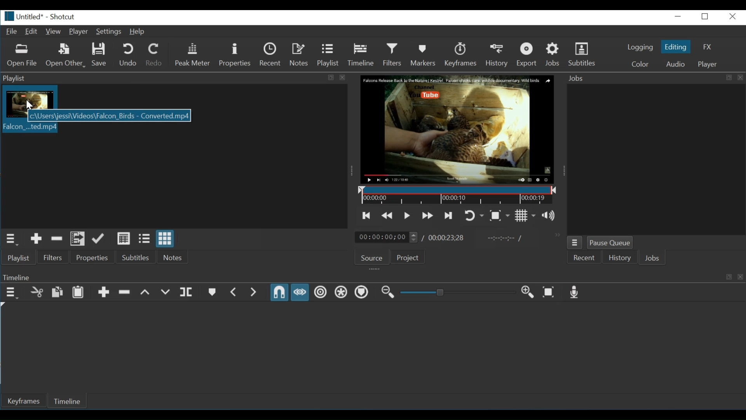 Image resolution: width=746 pixels, height=420 pixels. Describe the element at coordinates (37, 292) in the screenshot. I see `Cut` at that location.